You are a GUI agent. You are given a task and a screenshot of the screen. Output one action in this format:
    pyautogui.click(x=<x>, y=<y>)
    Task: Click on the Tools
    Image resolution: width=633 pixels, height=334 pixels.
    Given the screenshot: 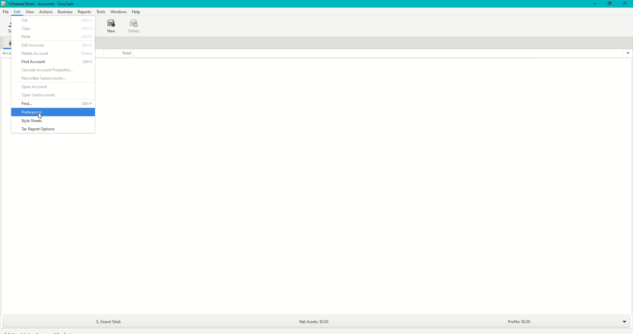 What is the action you would take?
    pyautogui.click(x=102, y=11)
    